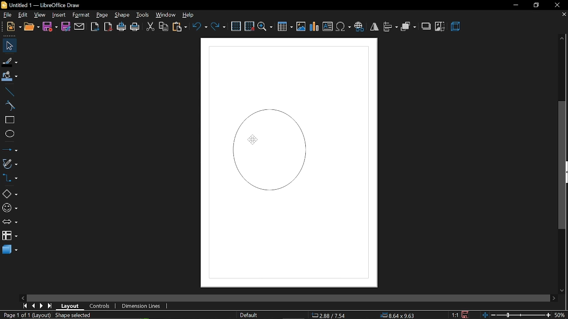 The width and height of the screenshot is (568, 319). I want to click on lines and arrows, so click(11, 149).